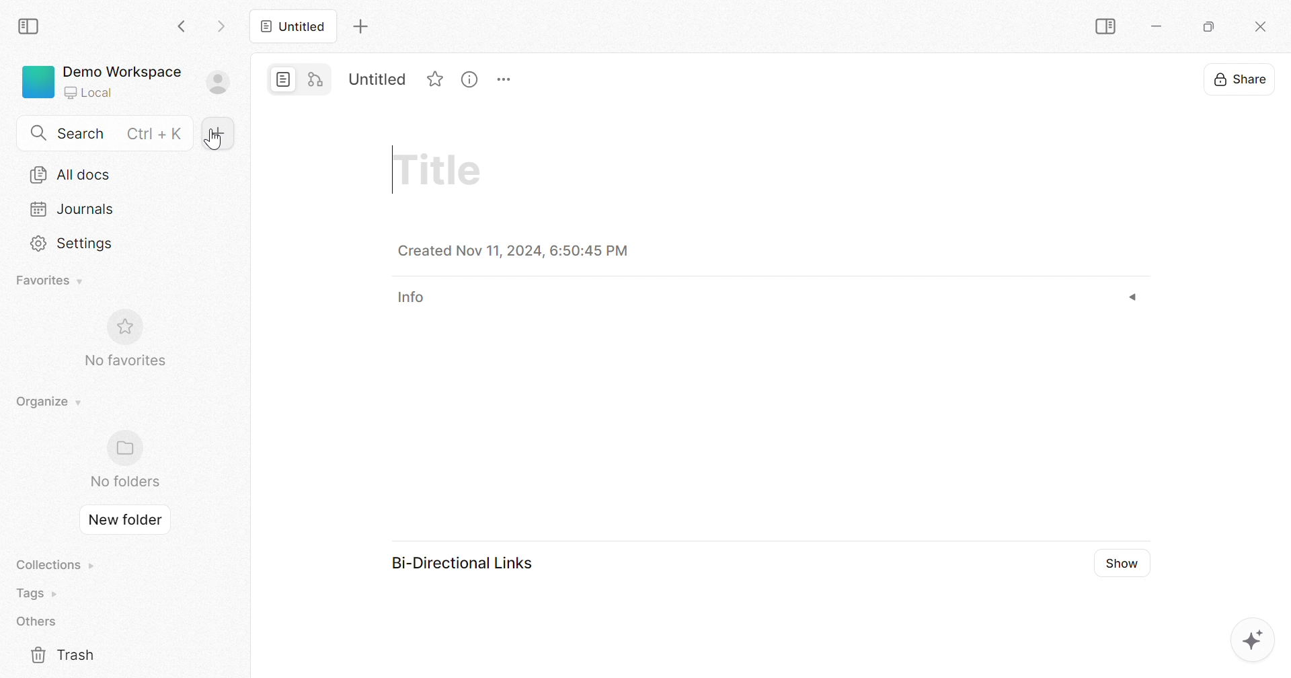 This screenshot has height=678, width=1291. What do you see at coordinates (1106, 27) in the screenshot?
I see `Collapse sidebar` at bounding box center [1106, 27].